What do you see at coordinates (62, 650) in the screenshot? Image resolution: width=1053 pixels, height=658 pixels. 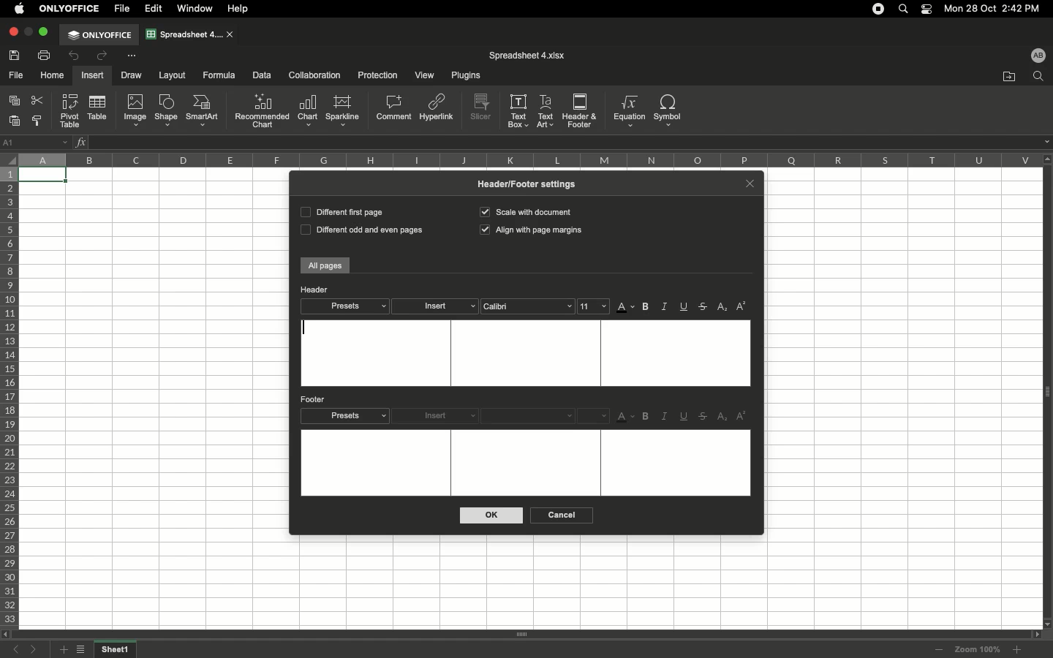 I see `Add sheet` at bounding box center [62, 650].